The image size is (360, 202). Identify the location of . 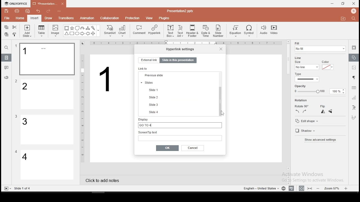
(16, 81).